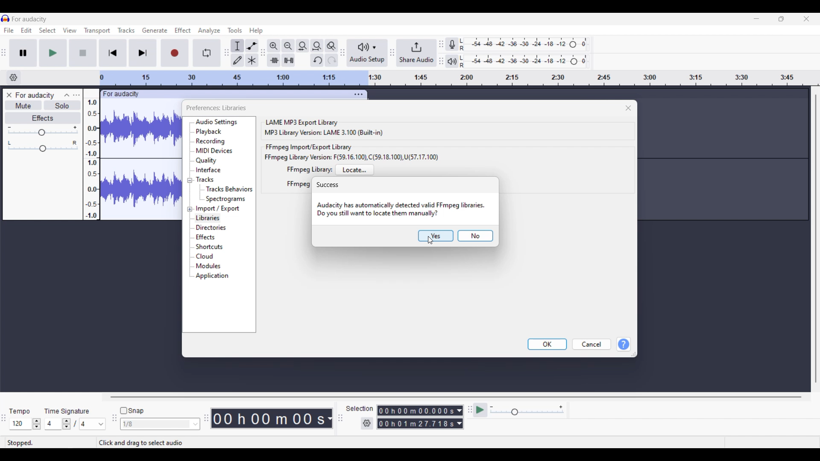 This screenshot has width=820, height=461. I want to click on Playback speed settings, so click(528, 410).